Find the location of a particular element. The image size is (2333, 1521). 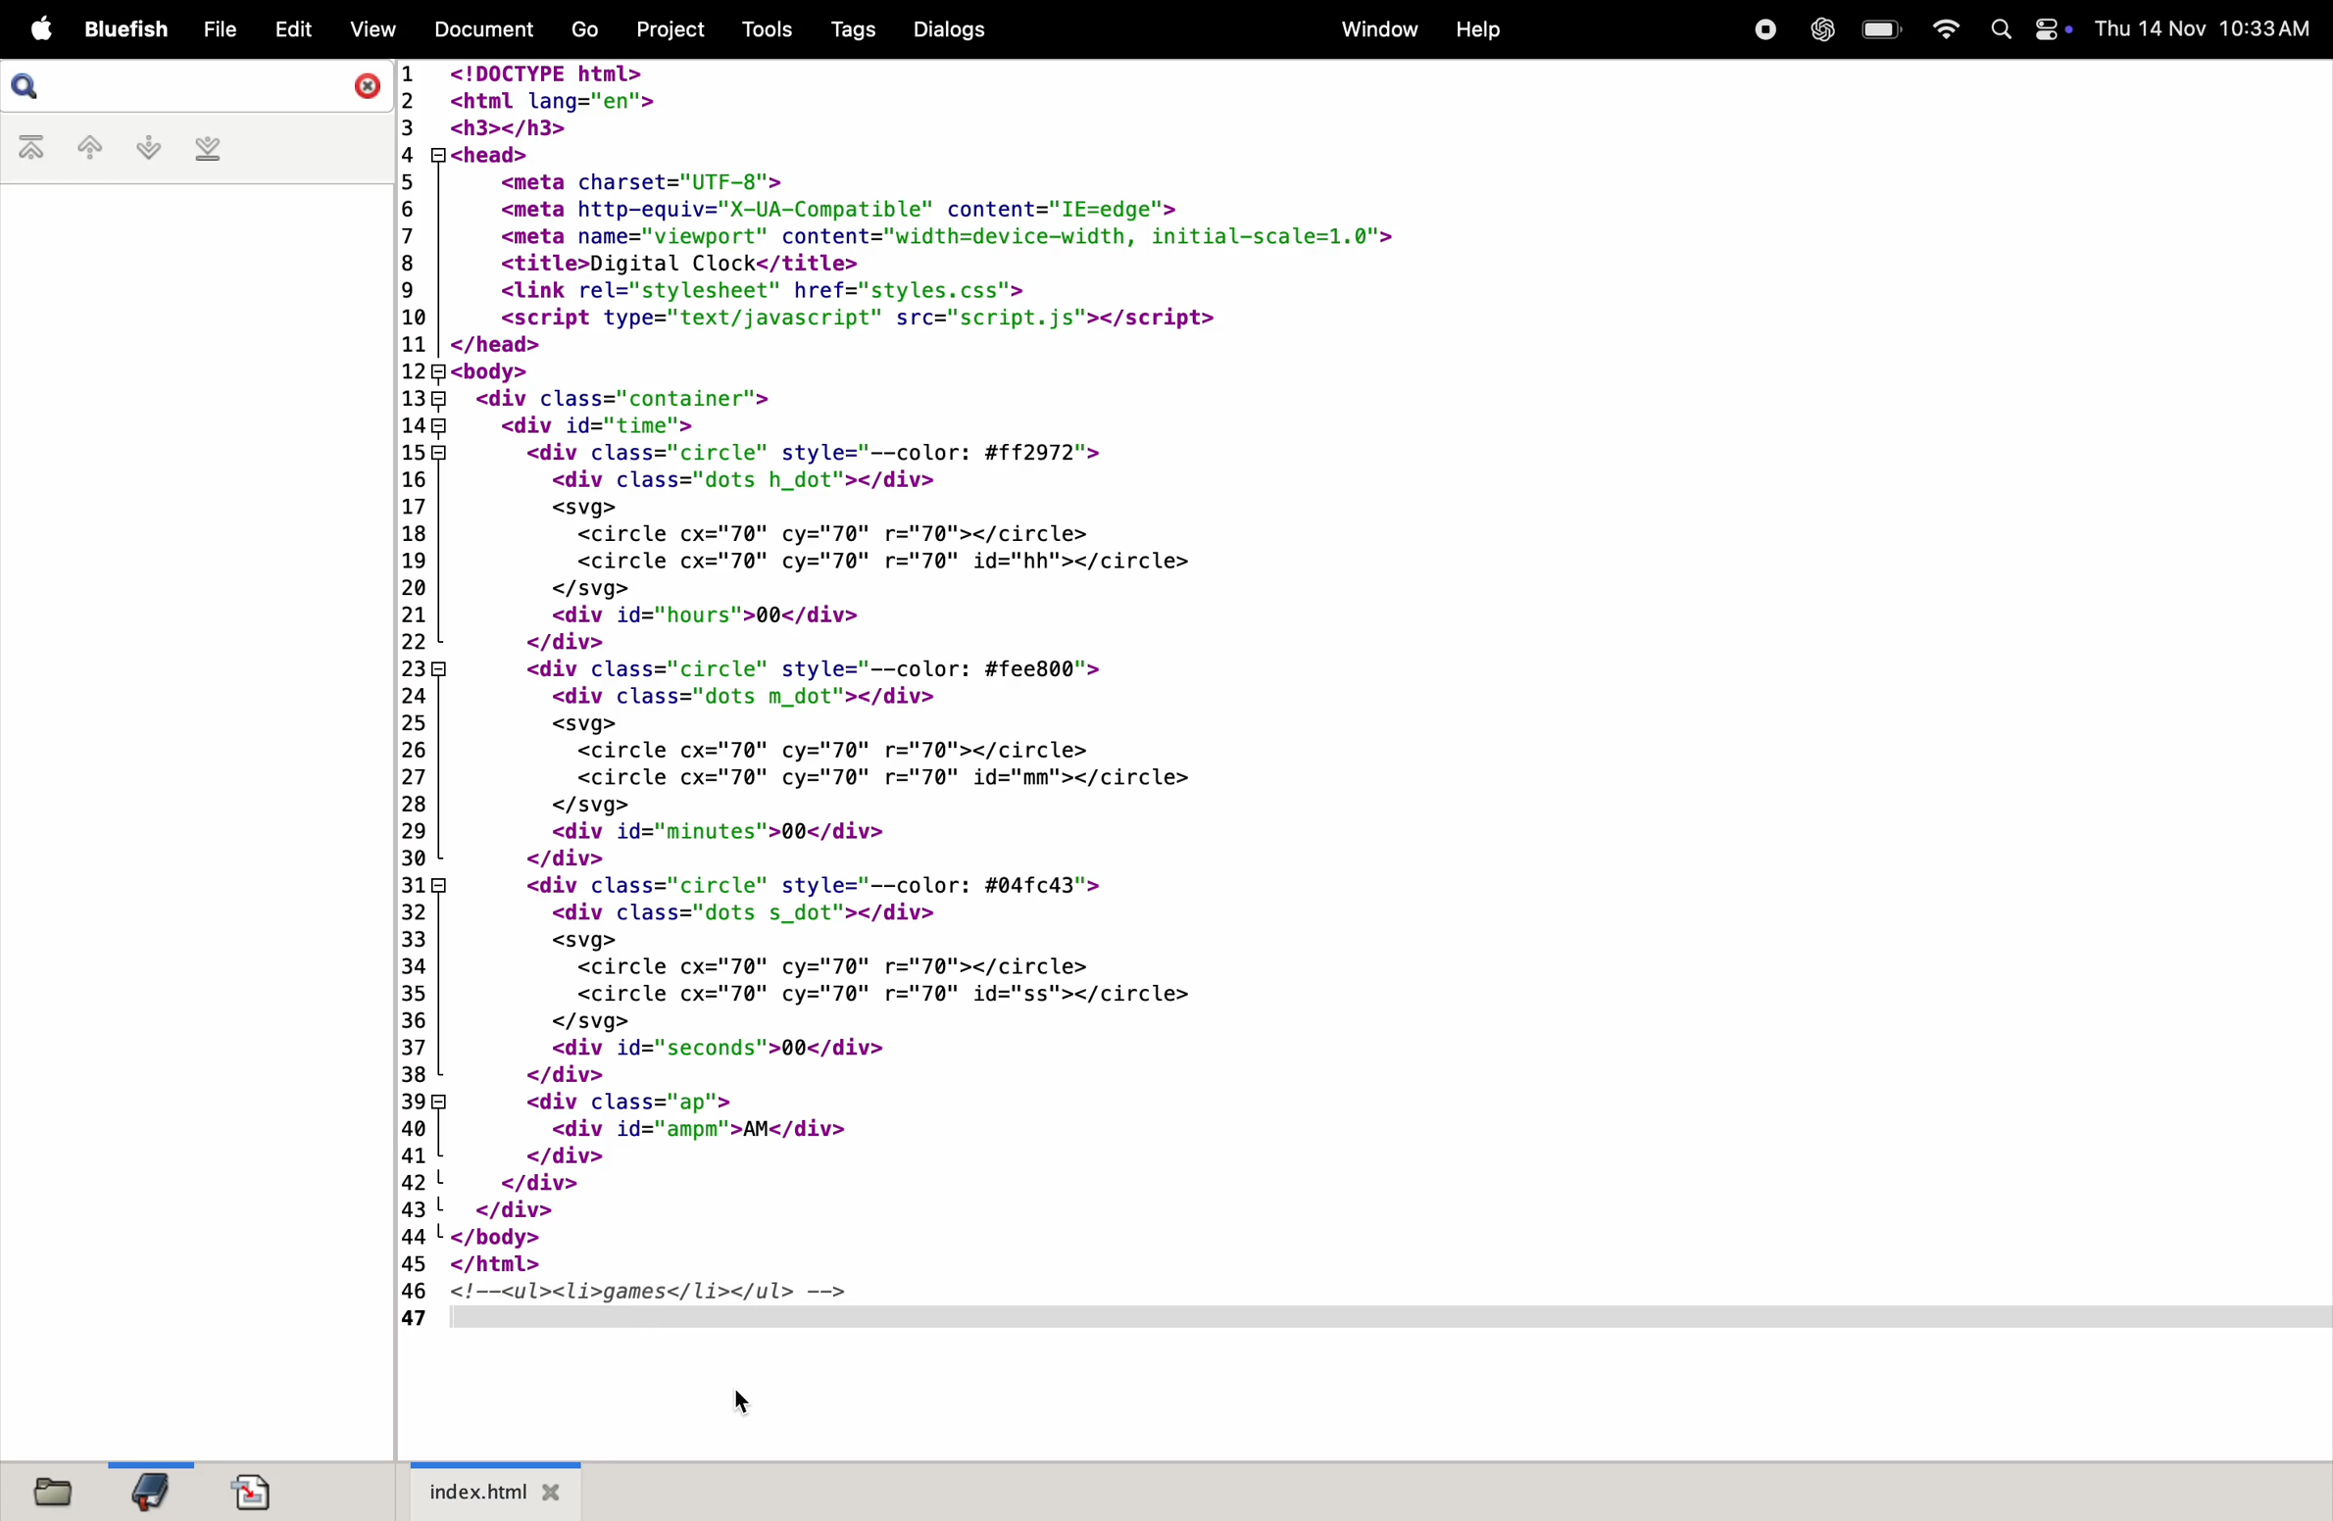

code for inserting a comment in HTML is located at coordinates (1124, 697).